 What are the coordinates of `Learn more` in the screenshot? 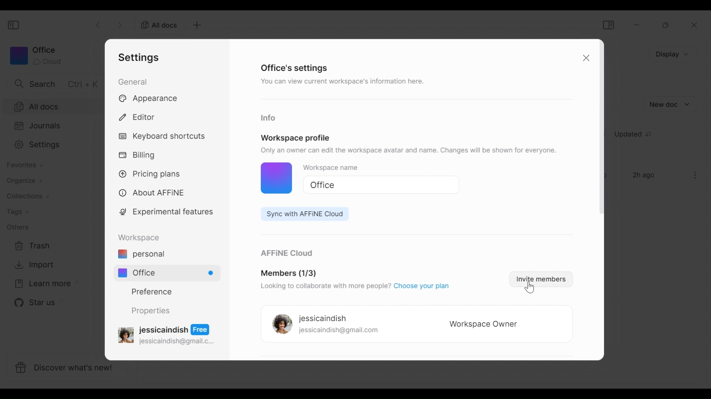 It's located at (43, 284).